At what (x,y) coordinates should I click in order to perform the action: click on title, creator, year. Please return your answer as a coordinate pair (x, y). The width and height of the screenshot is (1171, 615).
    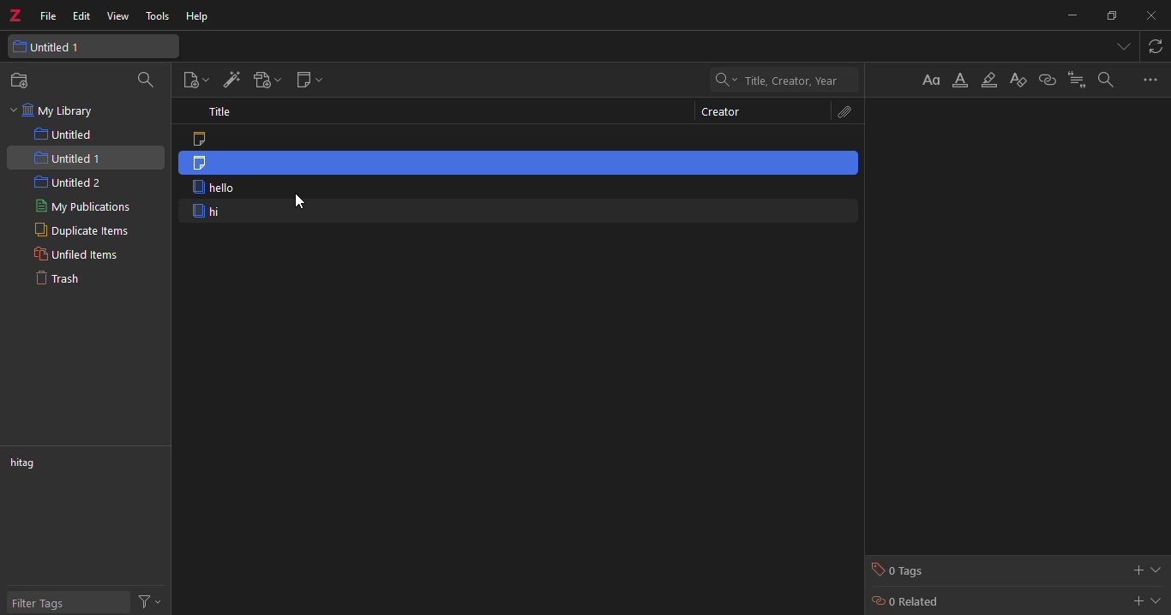
    Looking at the image, I should click on (789, 81).